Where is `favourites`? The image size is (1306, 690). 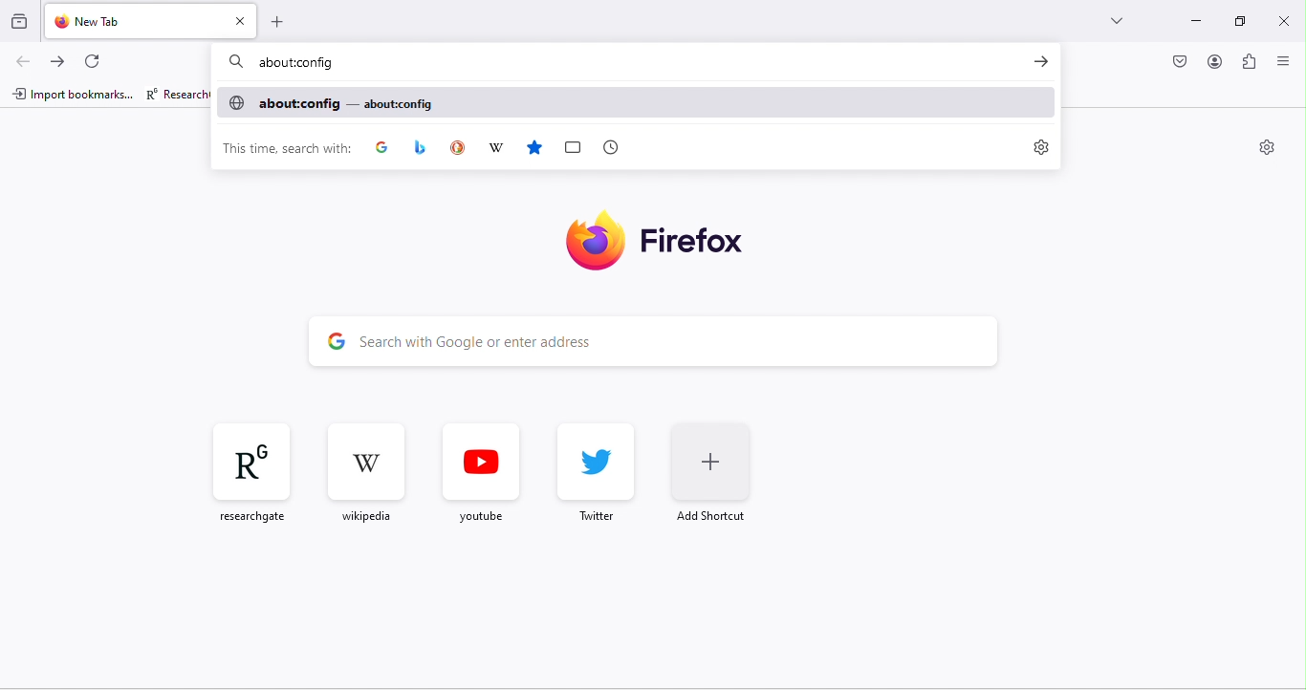
favourites is located at coordinates (534, 143).